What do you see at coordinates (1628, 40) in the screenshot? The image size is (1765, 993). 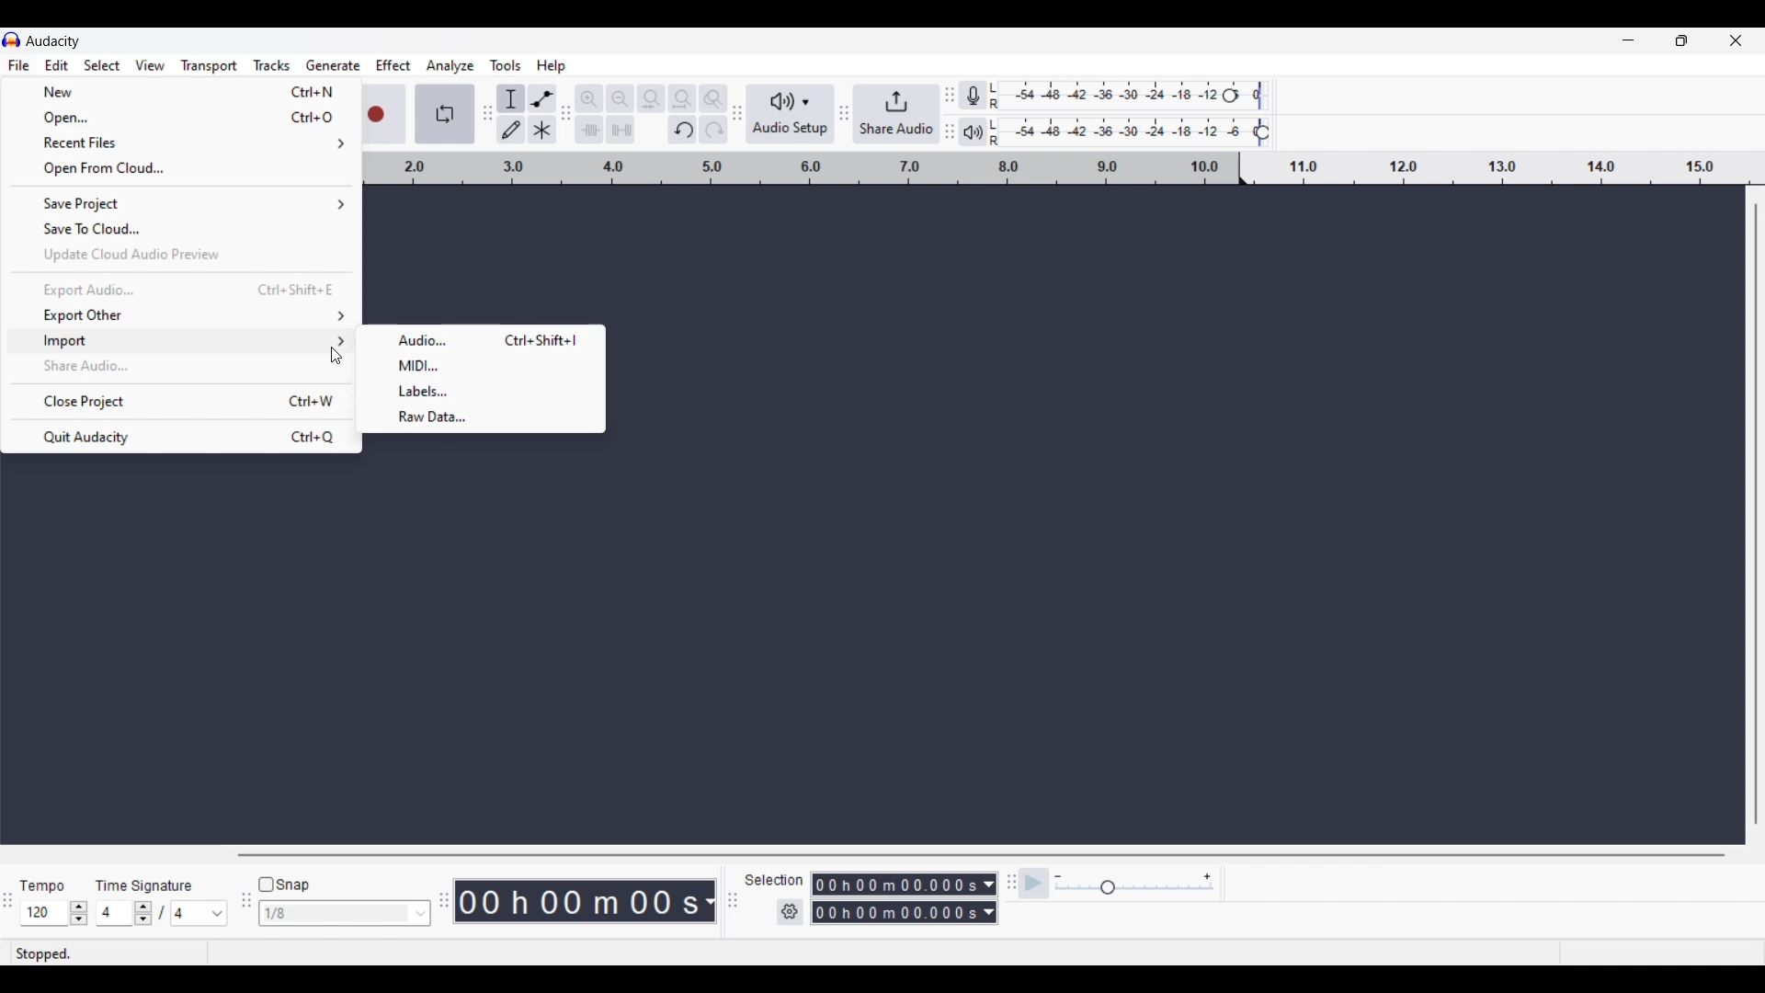 I see `Minimize` at bounding box center [1628, 40].